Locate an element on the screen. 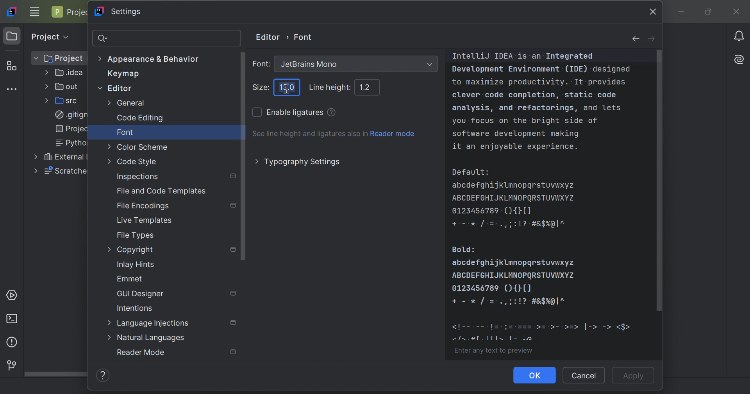  Font is located at coordinates (305, 36).